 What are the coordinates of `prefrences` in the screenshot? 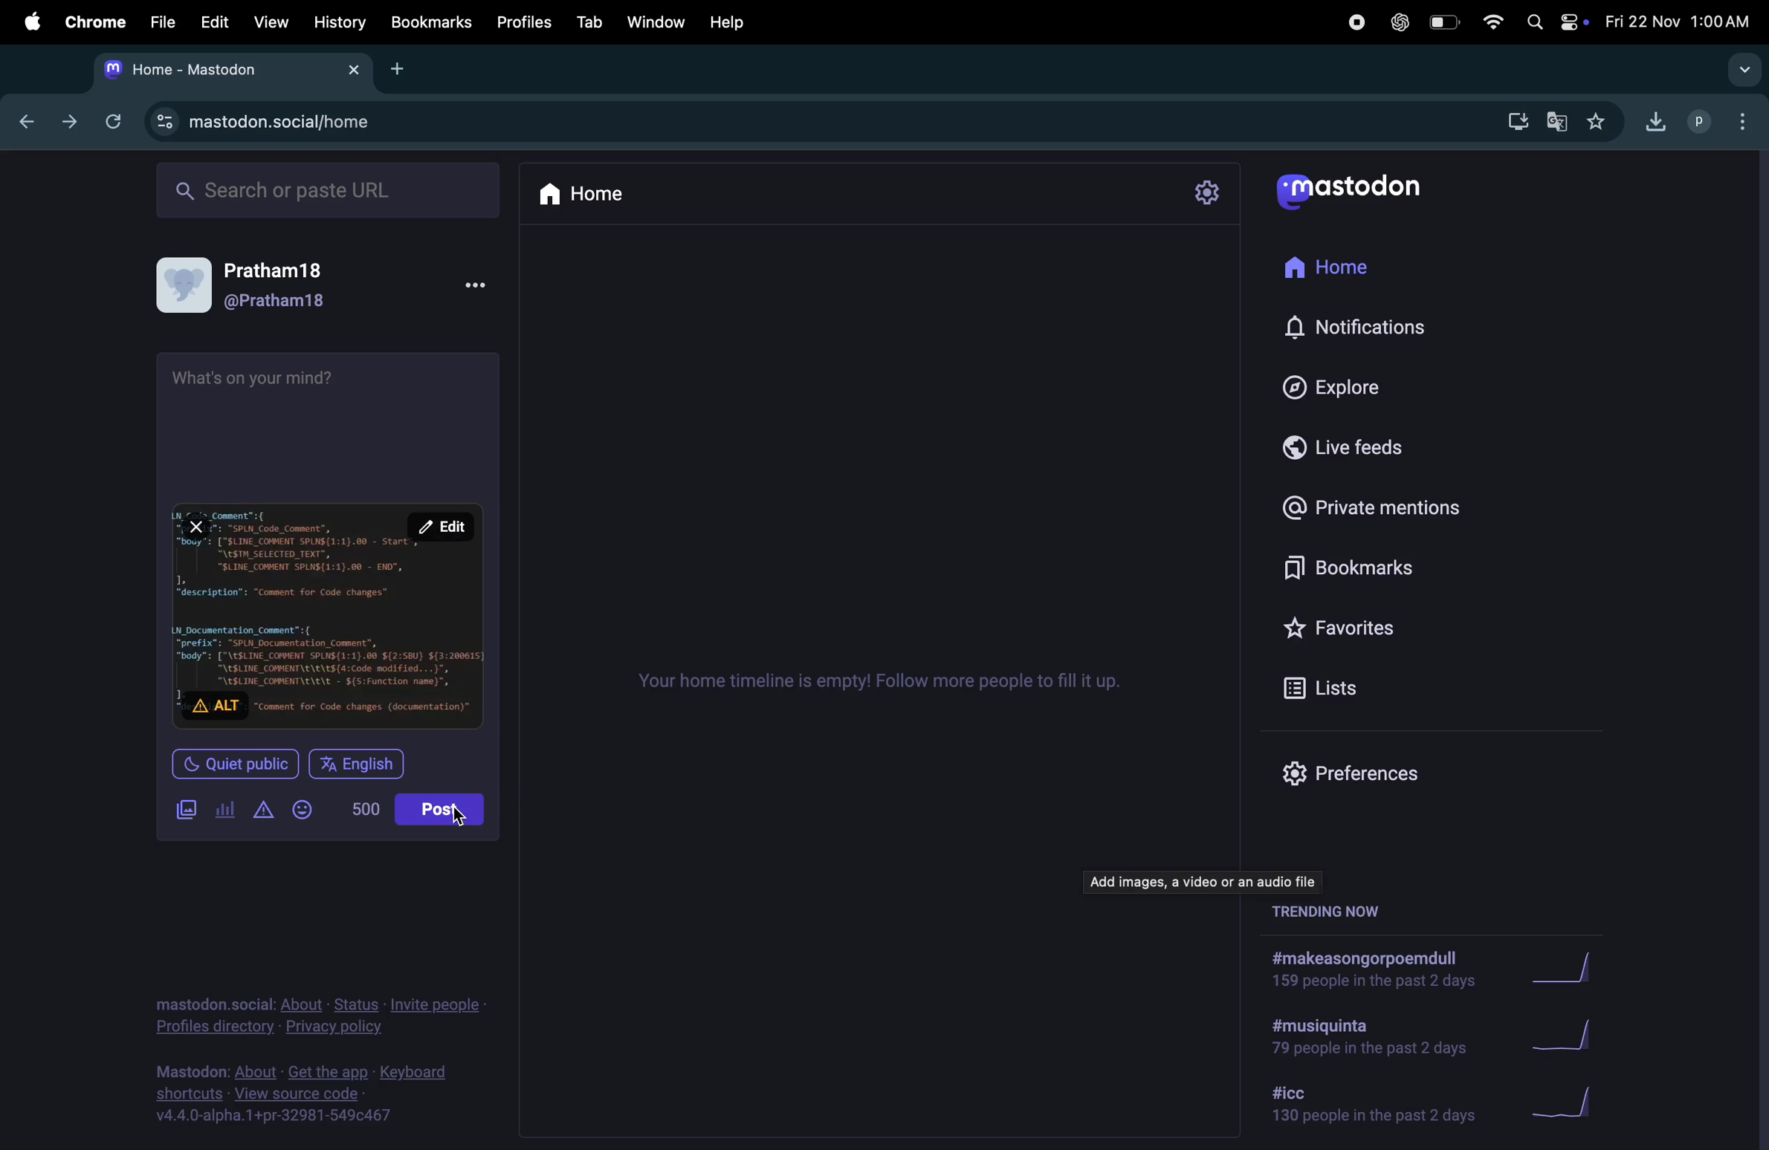 It's located at (1371, 769).